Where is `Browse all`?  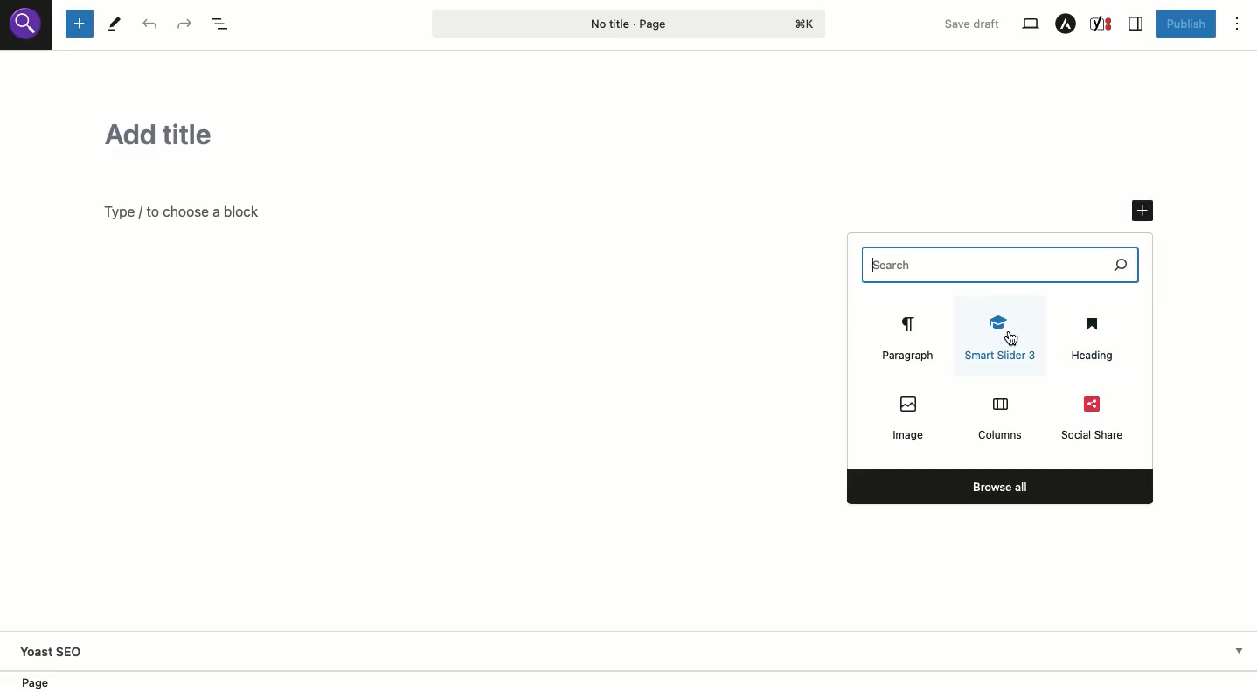
Browse all is located at coordinates (1000, 487).